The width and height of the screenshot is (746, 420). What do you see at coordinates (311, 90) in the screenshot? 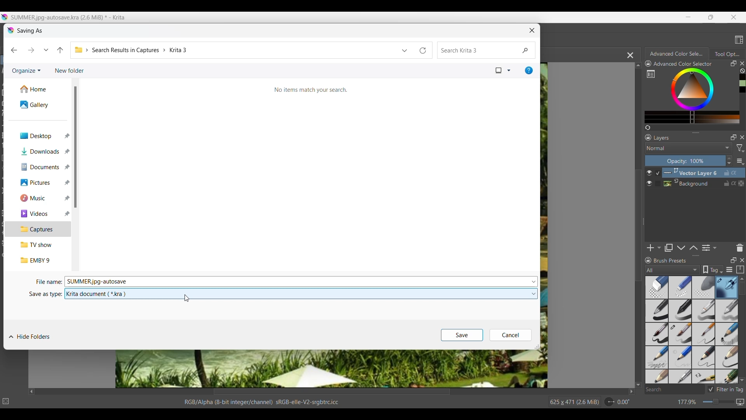
I see `Description of current folder` at bounding box center [311, 90].